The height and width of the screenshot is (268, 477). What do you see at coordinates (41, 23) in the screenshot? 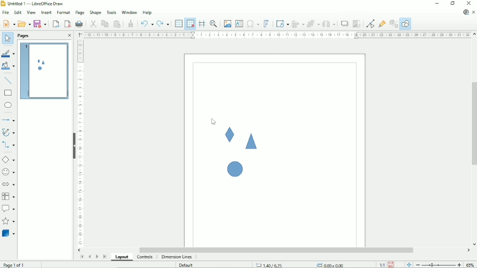
I see `Save` at bounding box center [41, 23].